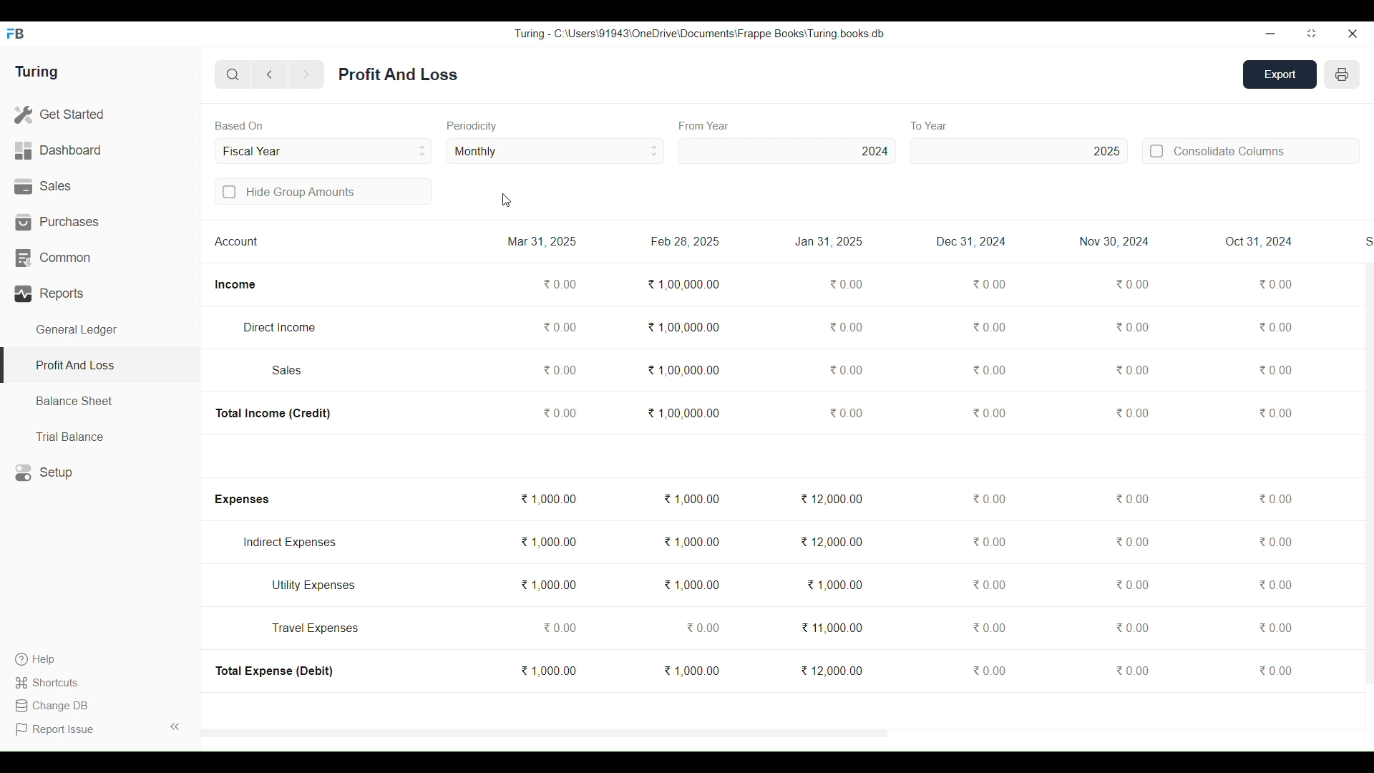 Image resolution: width=1374 pixels, height=773 pixels. Describe the element at coordinates (559, 628) in the screenshot. I see `0.00` at that location.